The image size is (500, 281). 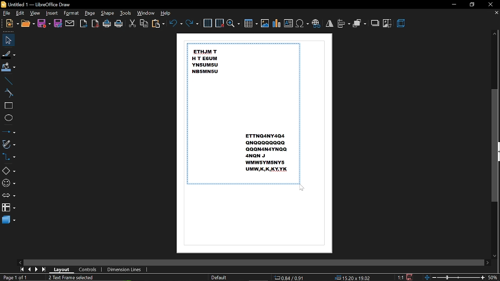 What do you see at coordinates (277, 23) in the screenshot?
I see `insert chart` at bounding box center [277, 23].